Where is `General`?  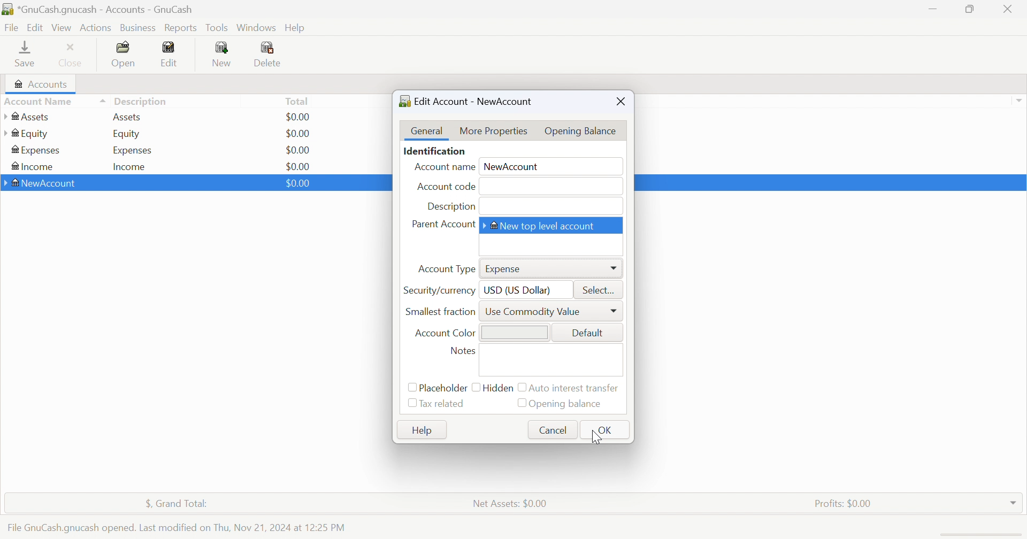
General is located at coordinates (428, 131).